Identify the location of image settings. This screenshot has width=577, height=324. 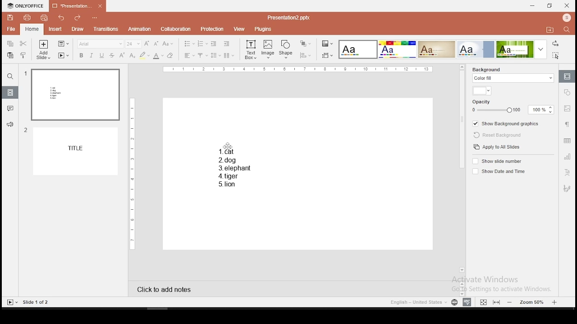
(567, 108).